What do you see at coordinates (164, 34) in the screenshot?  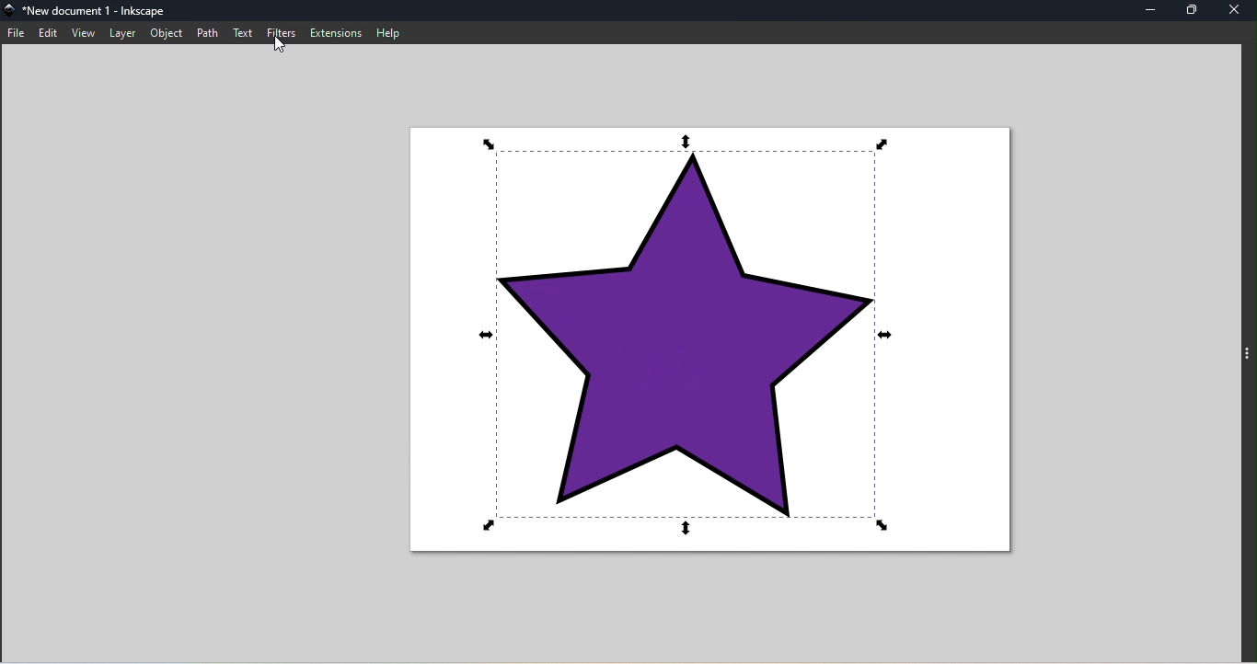 I see `Object` at bounding box center [164, 34].